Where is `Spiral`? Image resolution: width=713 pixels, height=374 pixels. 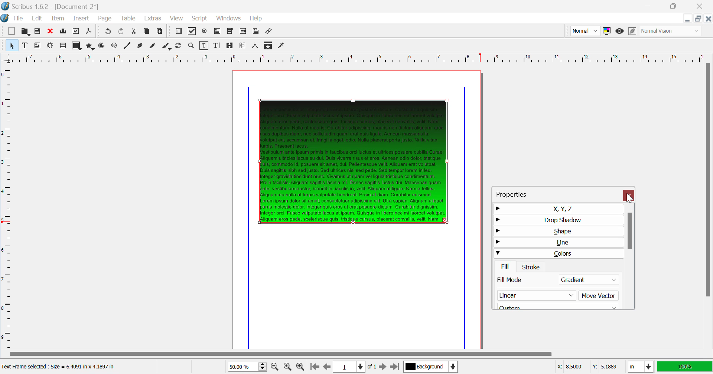 Spiral is located at coordinates (114, 46).